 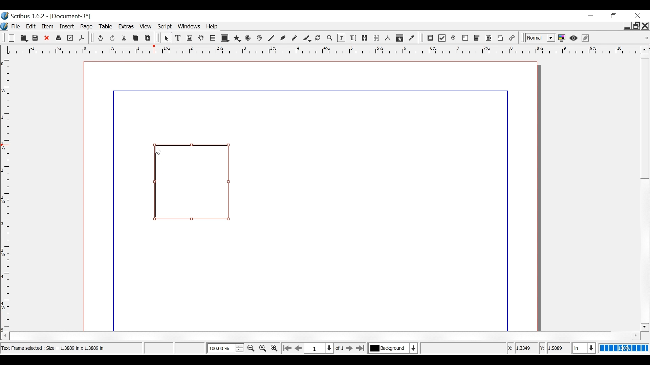 I want to click on Polygon , so click(x=237, y=38).